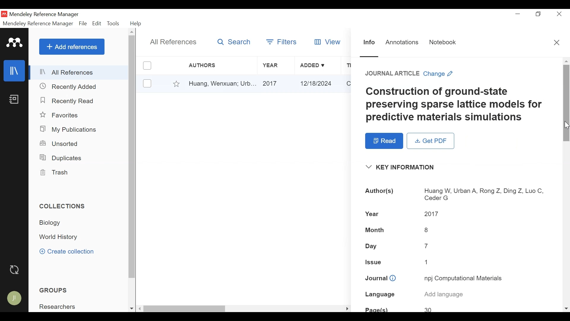  I want to click on All References, so click(174, 43).